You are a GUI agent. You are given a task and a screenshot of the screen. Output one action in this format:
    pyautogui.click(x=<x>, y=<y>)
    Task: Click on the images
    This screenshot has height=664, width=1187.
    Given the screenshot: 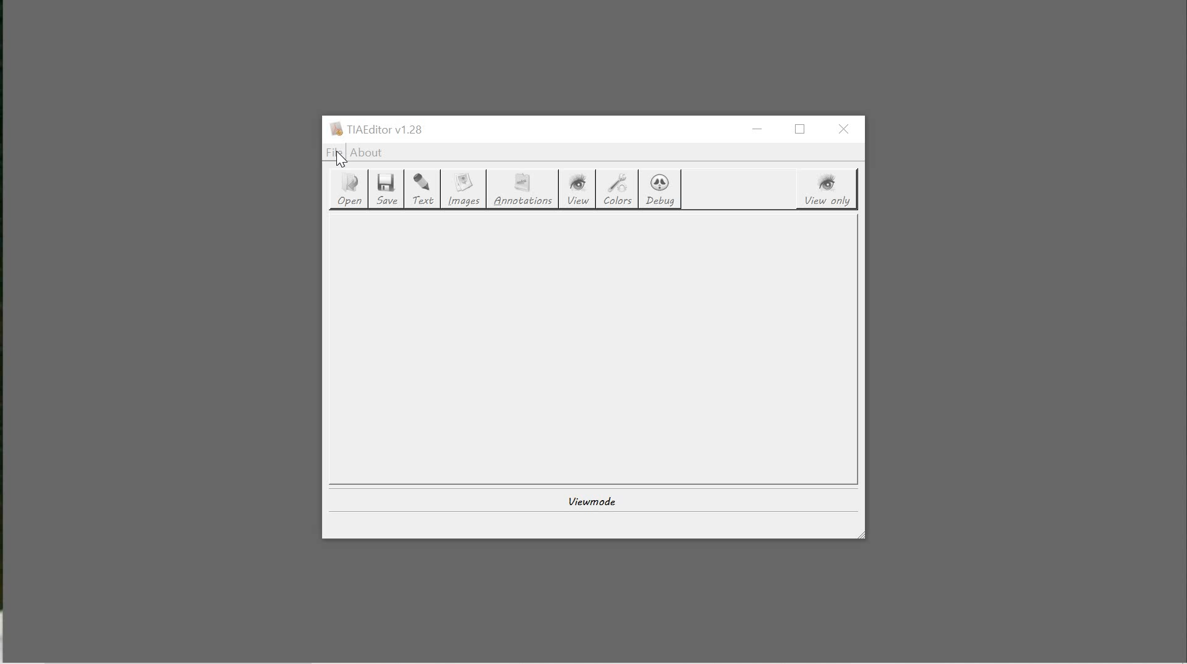 What is the action you would take?
    pyautogui.click(x=466, y=191)
    